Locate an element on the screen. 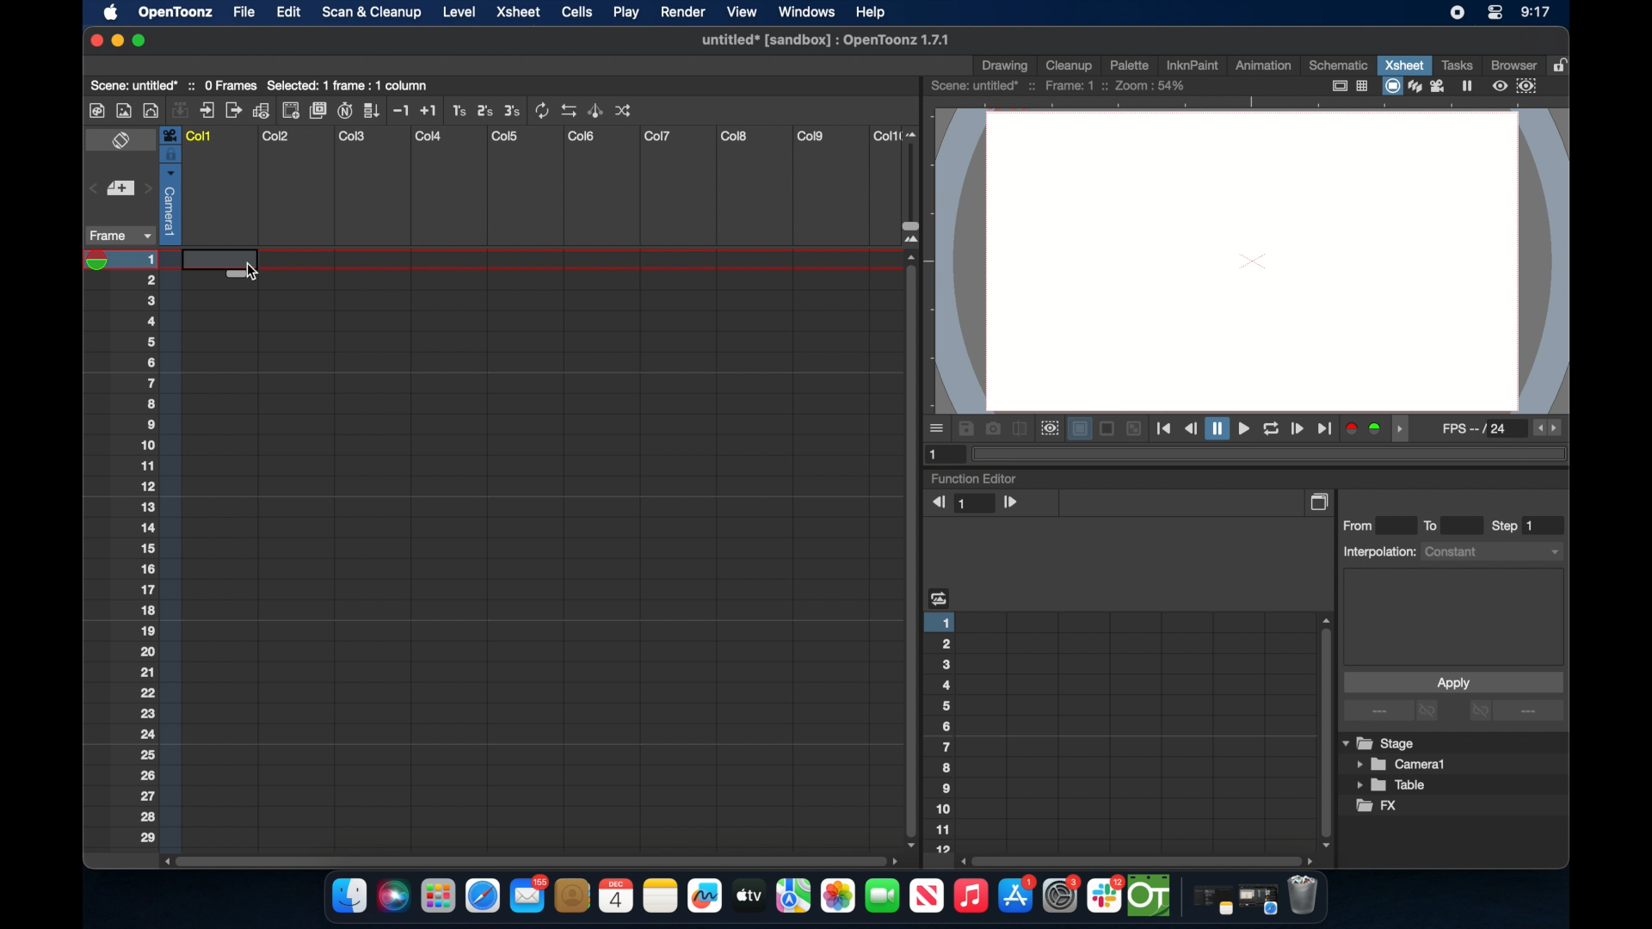  from is located at coordinates (1362, 525).